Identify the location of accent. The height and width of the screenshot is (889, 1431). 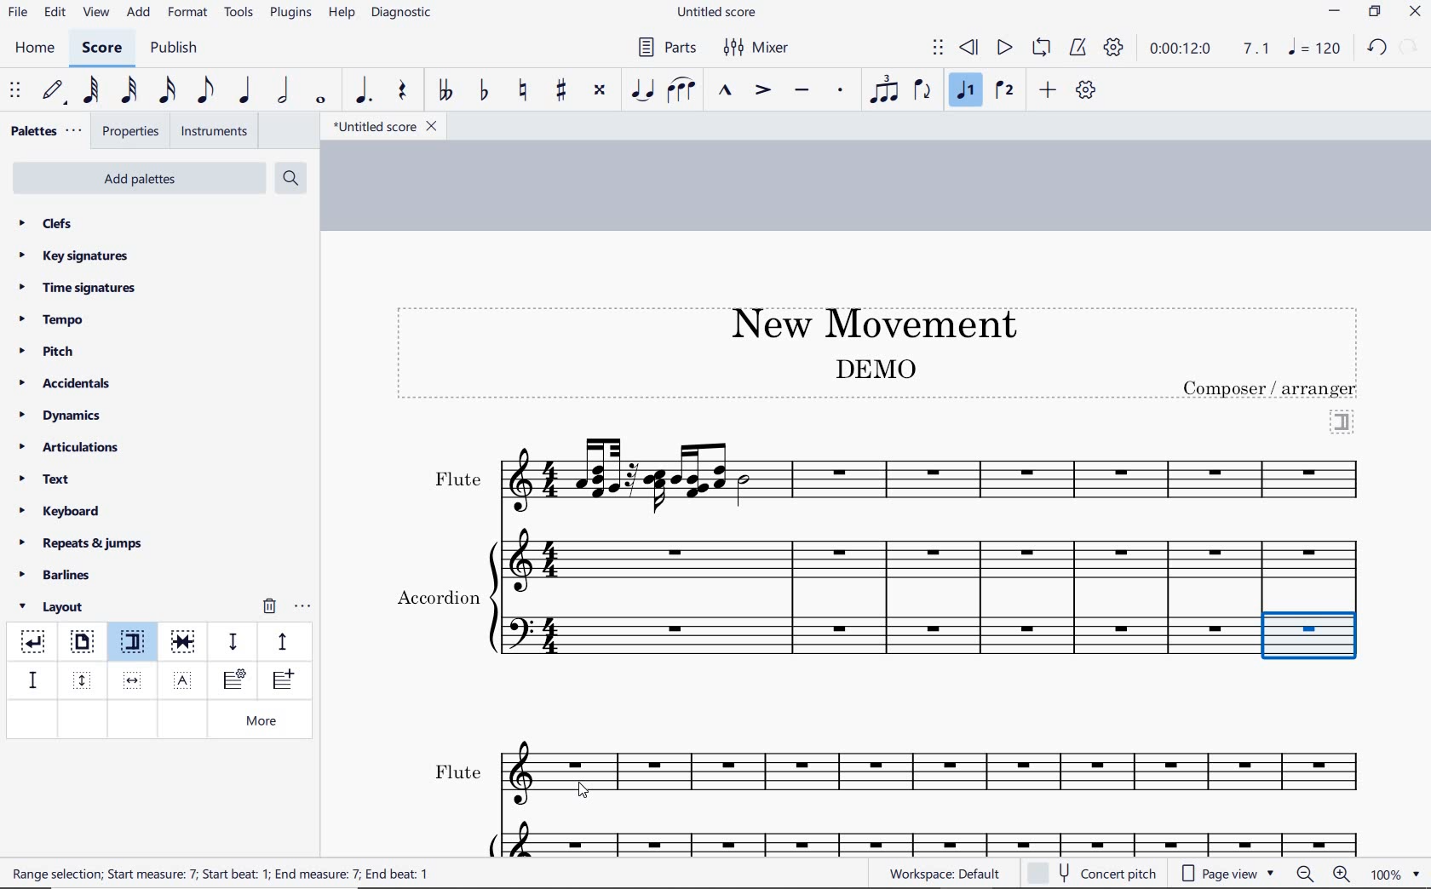
(762, 90).